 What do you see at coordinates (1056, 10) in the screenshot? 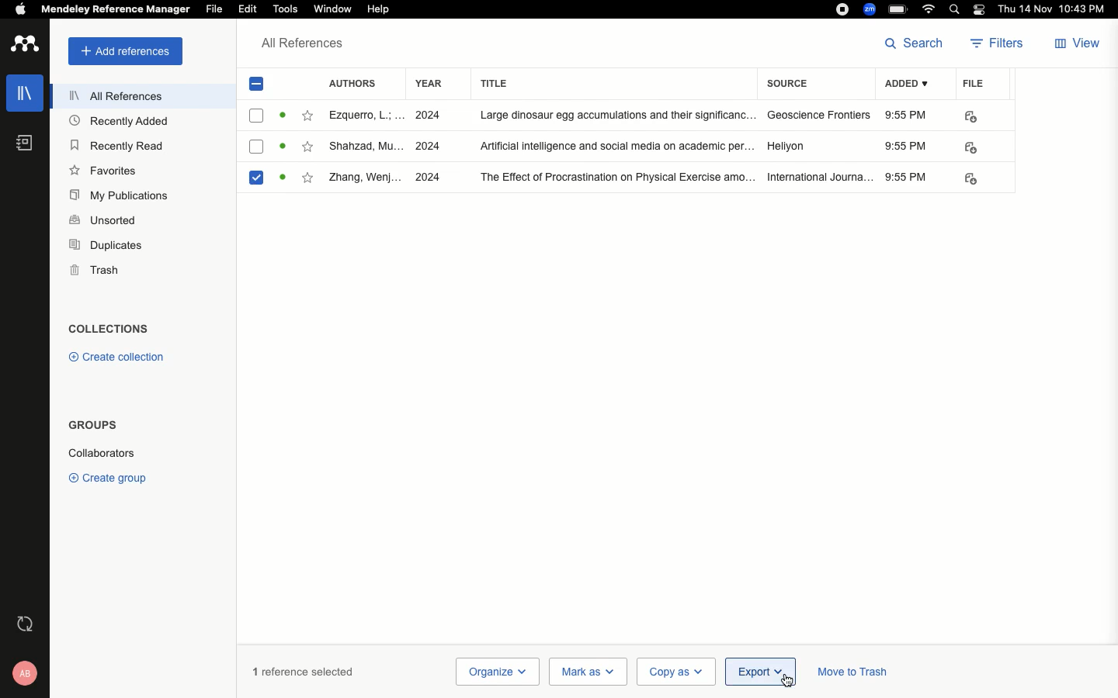
I see `Date/time` at bounding box center [1056, 10].